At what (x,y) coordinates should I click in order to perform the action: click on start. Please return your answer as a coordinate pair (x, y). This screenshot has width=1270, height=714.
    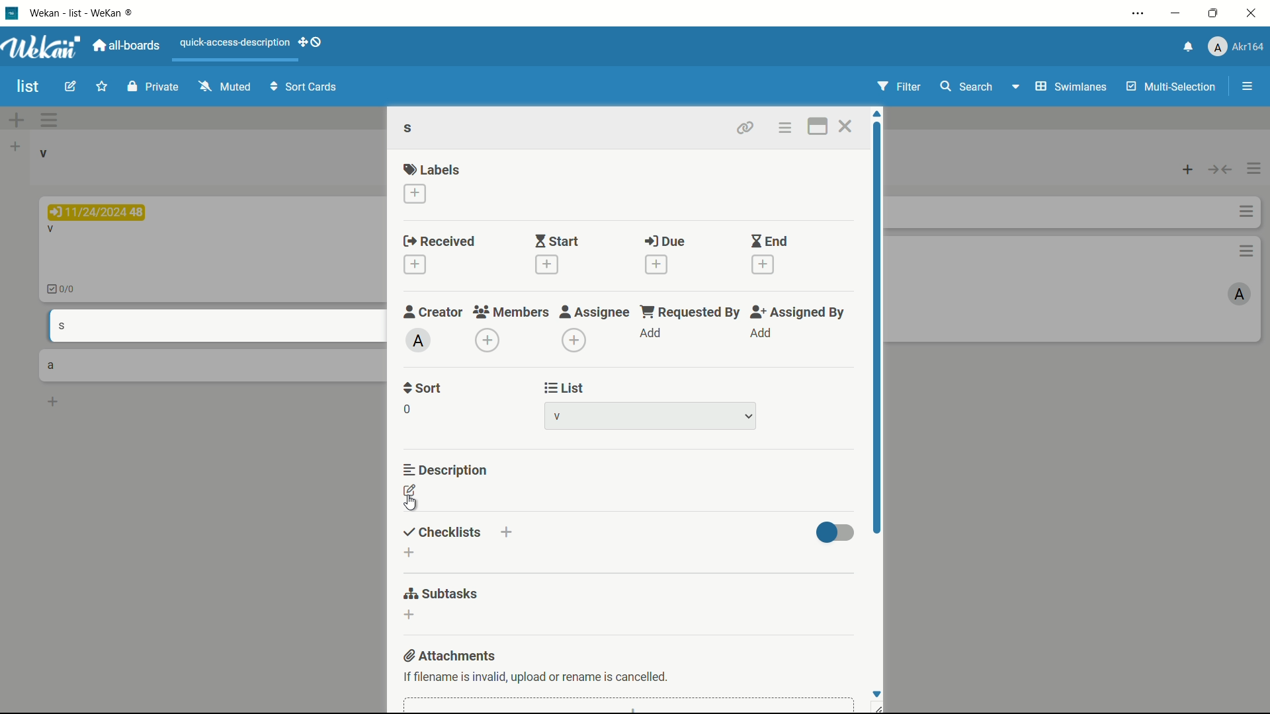
    Looking at the image, I should click on (558, 241).